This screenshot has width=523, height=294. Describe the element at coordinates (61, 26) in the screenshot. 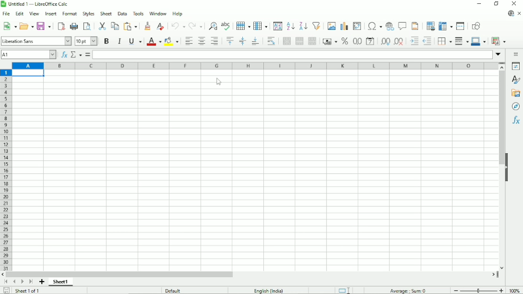

I see `Export directly as PDF` at that location.